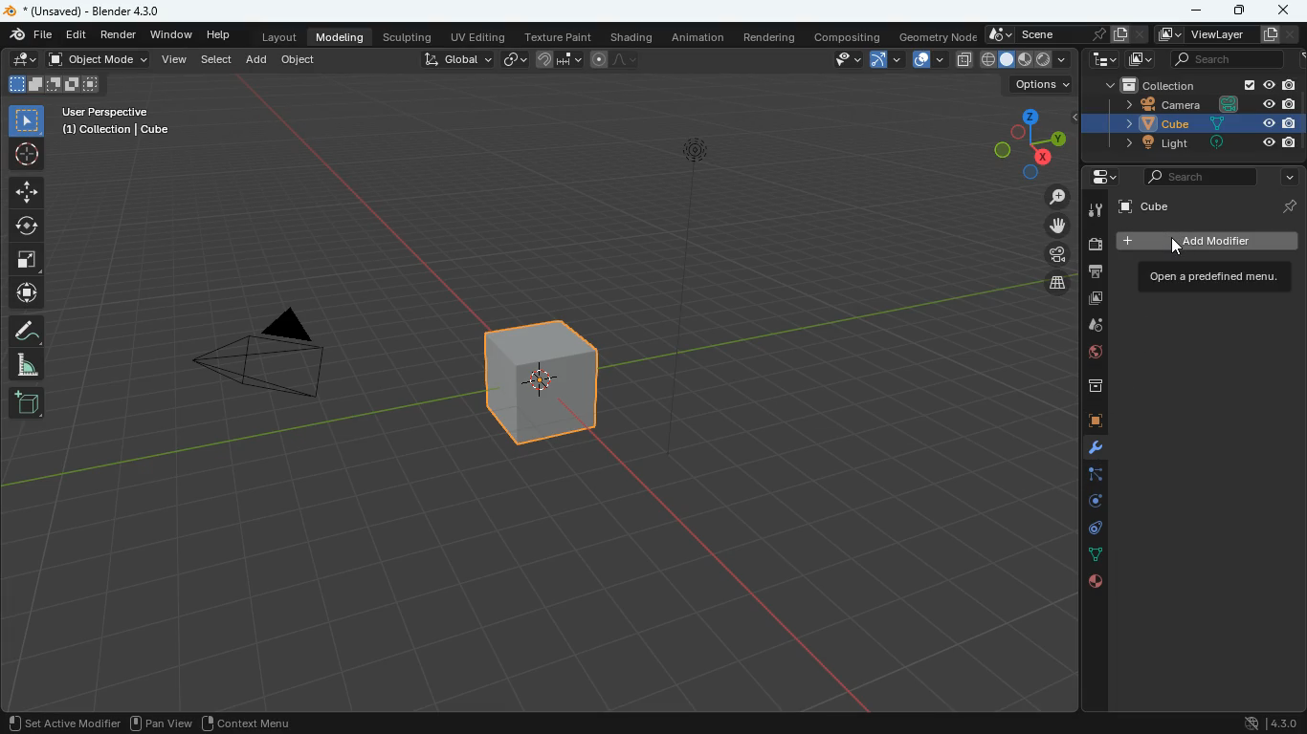 Image resolution: width=1307 pixels, height=734 pixels. I want to click on layout, so click(280, 35).